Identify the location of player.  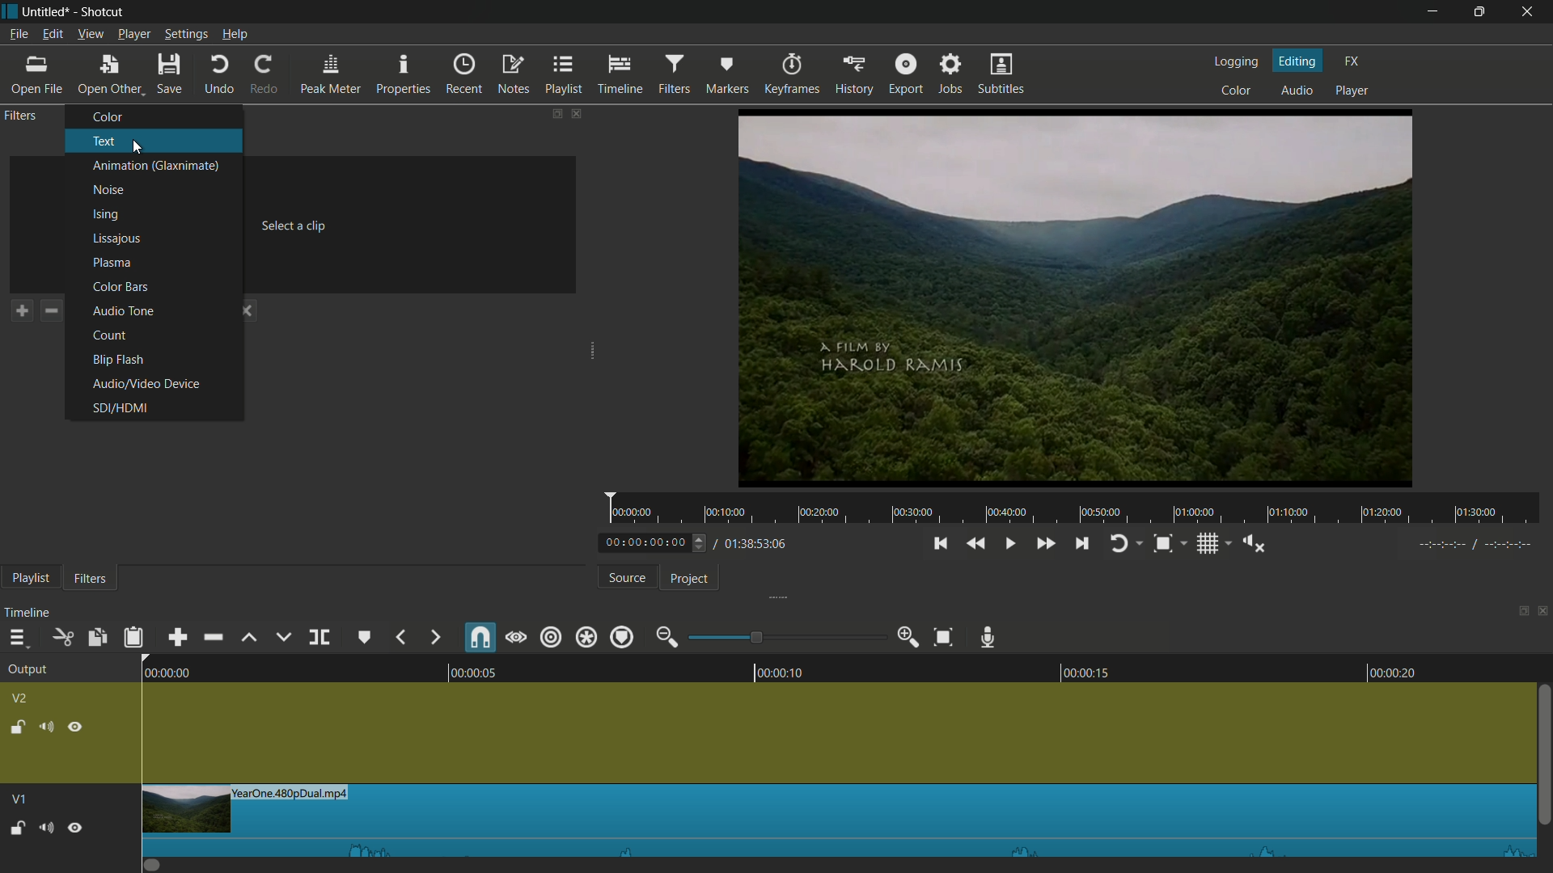
(1352, 91).